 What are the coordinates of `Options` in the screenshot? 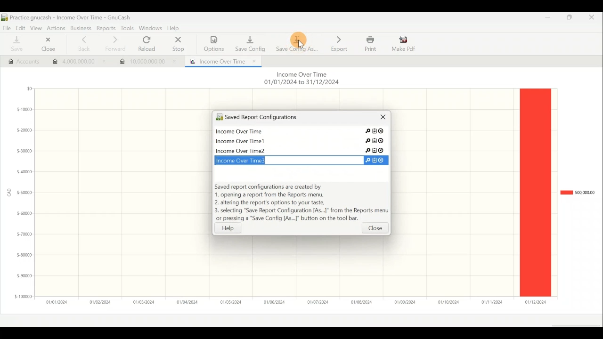 It's located at (214, 44).